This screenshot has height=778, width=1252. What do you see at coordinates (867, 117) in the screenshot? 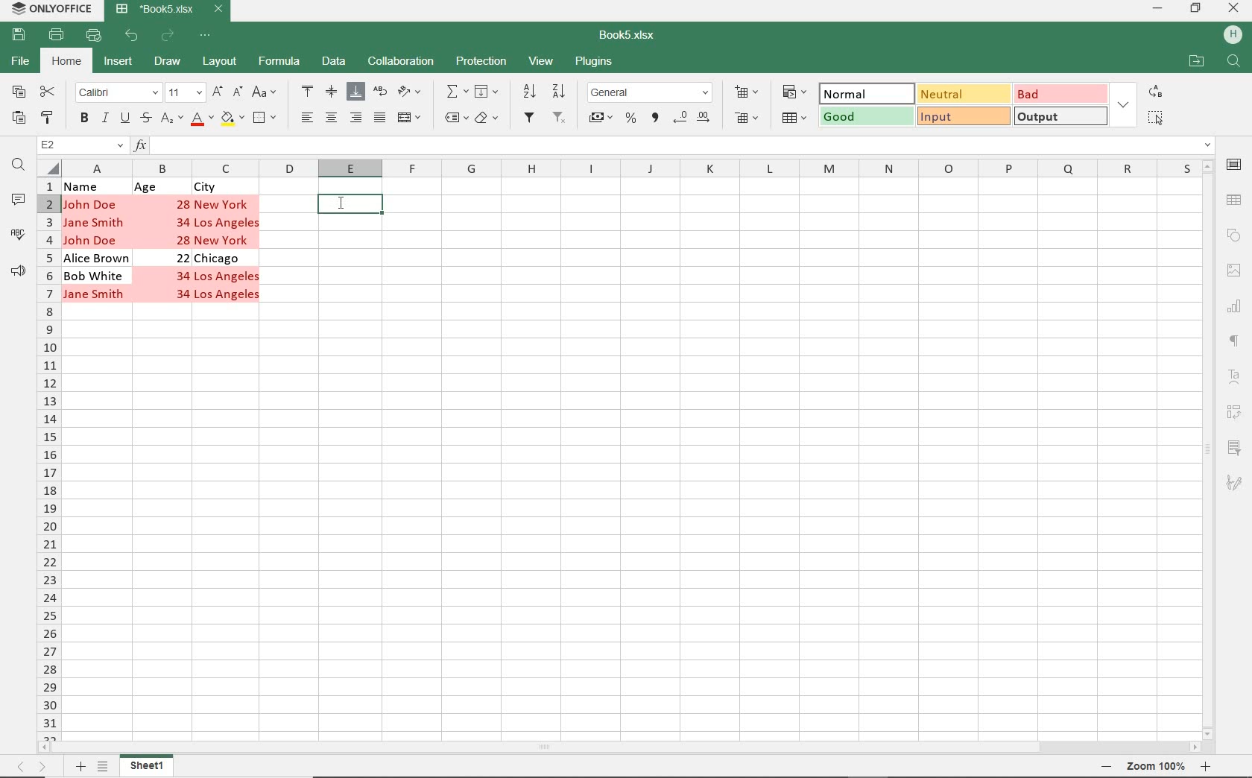
I see `GOOD` at bounding box center [867, 117].